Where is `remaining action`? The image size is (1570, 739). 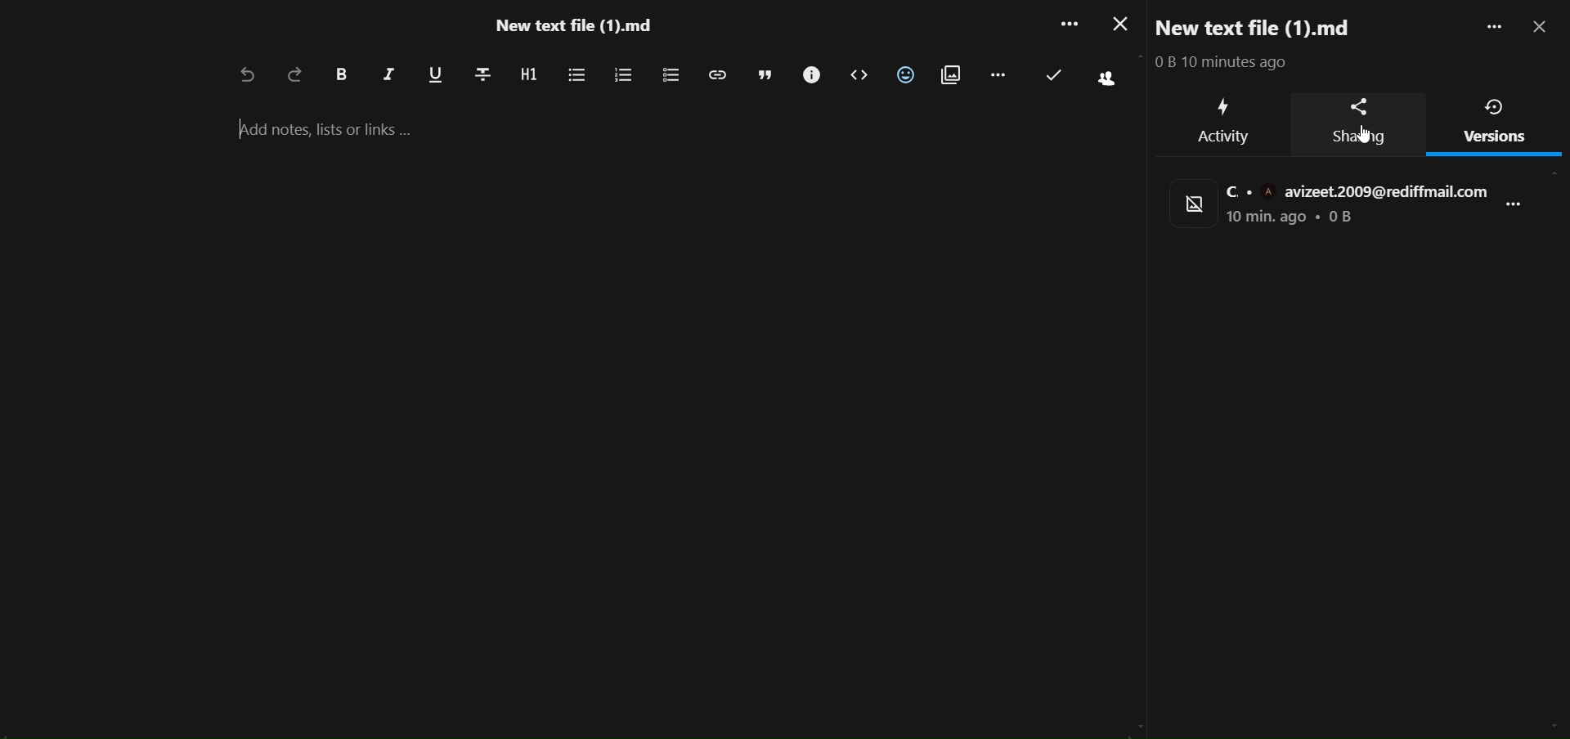 remaining action is located at coordinates (997, 73).